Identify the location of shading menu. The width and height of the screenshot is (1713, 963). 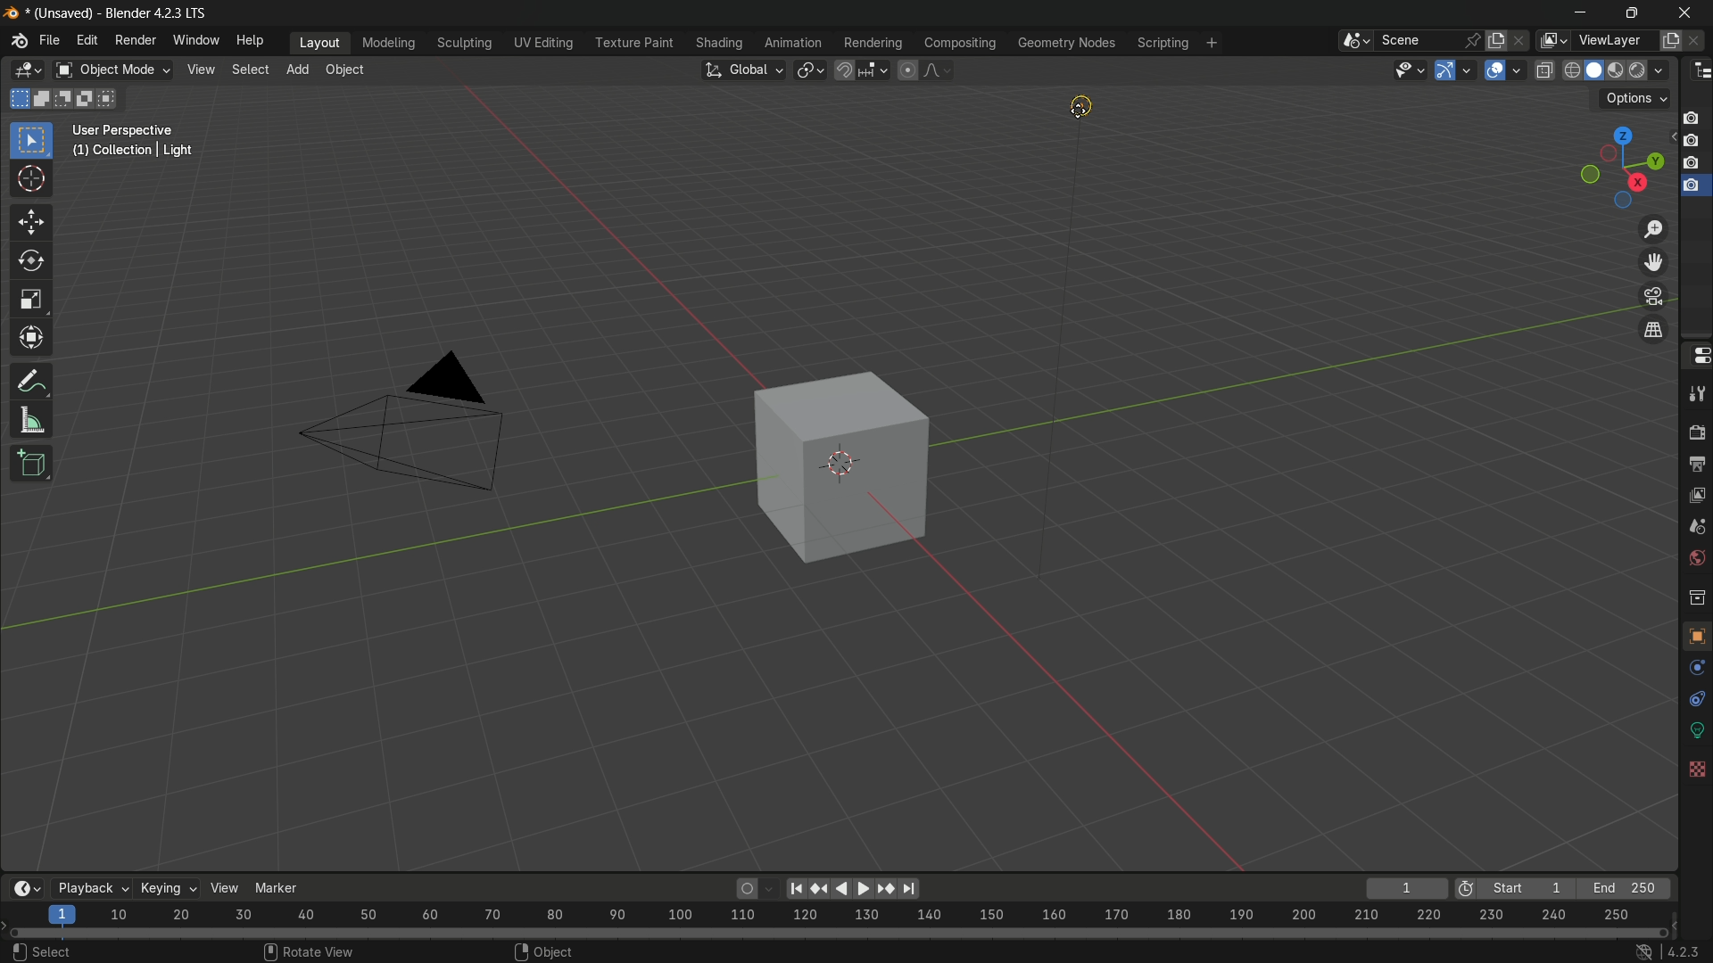
(721, 43).